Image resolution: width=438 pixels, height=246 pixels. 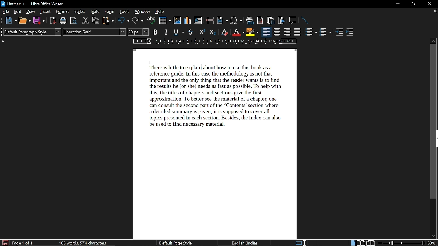 I want to click on insert, so click(x=46, y=12).